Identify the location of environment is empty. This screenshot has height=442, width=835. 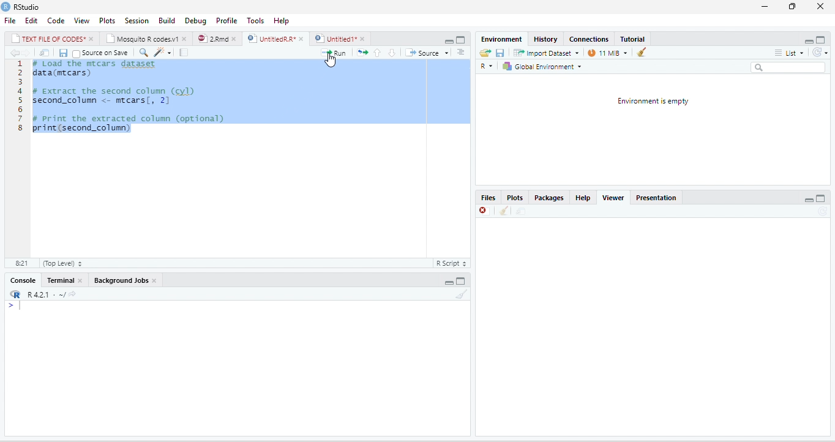
(655, 129).